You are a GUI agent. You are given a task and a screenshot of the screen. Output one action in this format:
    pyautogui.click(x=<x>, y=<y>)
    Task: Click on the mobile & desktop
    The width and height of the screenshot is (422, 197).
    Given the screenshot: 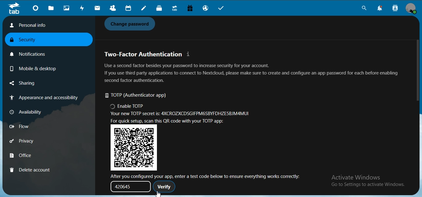 What is the action you would take?
    pyautogui.click(x=32, y=67)
    